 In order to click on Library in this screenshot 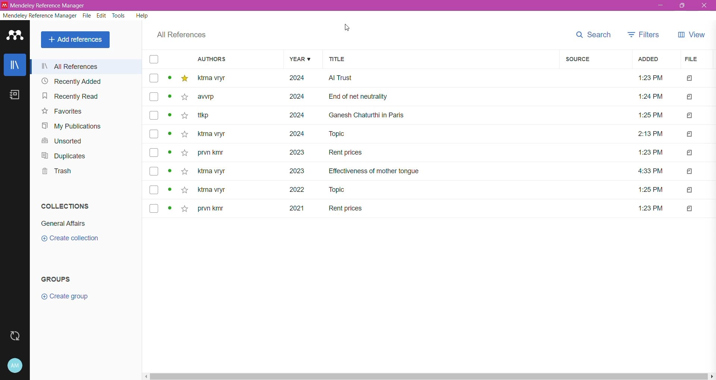, I will do `click(15, 66)`.